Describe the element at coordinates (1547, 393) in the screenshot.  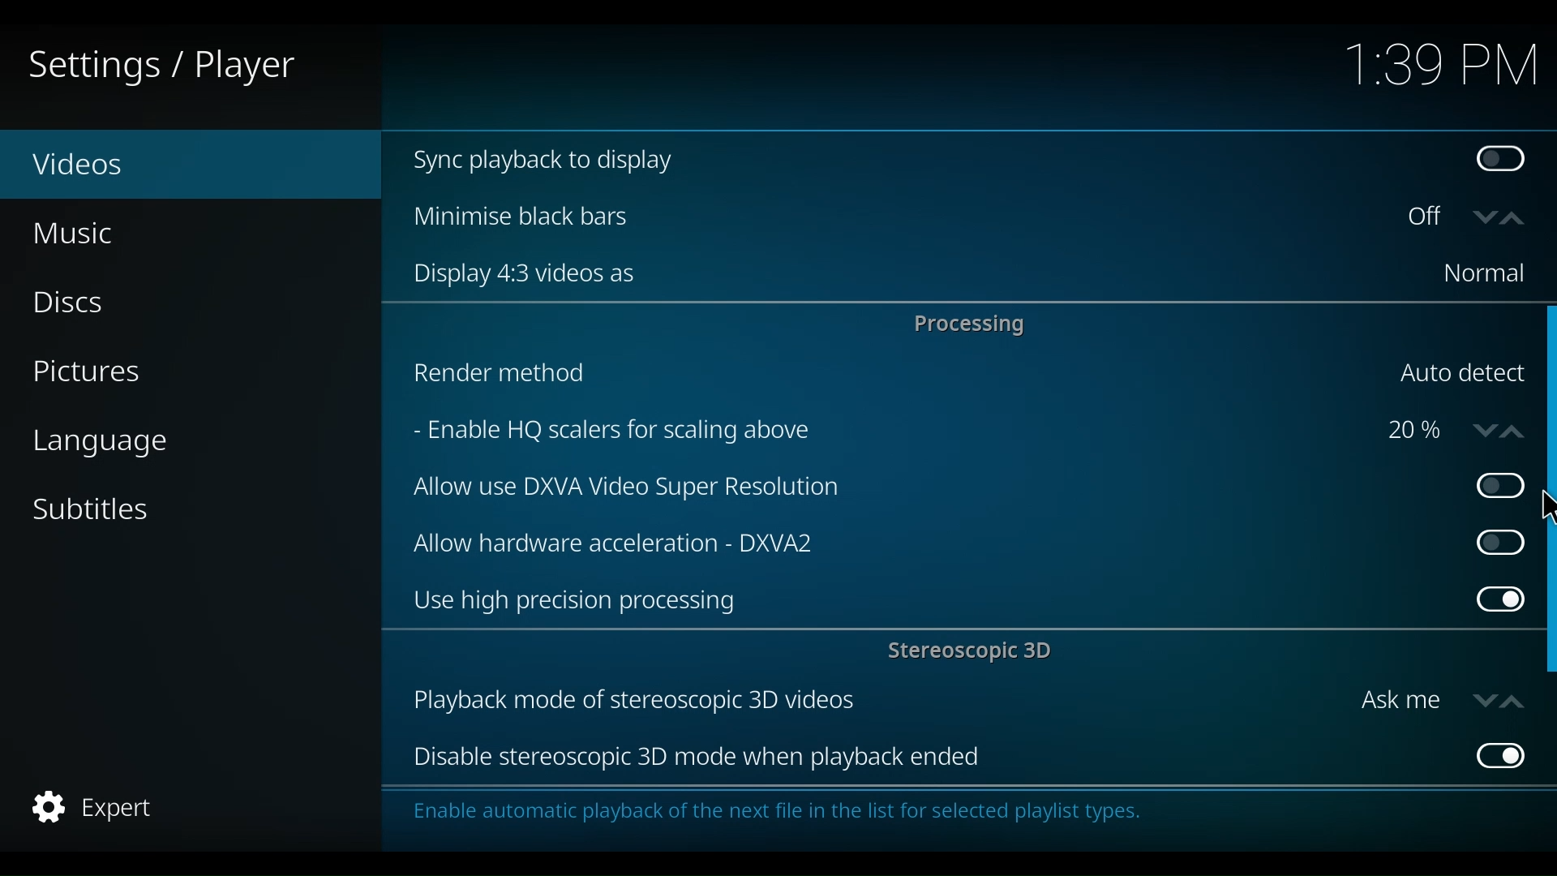
I see `Vertical Scrollbar` at that location.